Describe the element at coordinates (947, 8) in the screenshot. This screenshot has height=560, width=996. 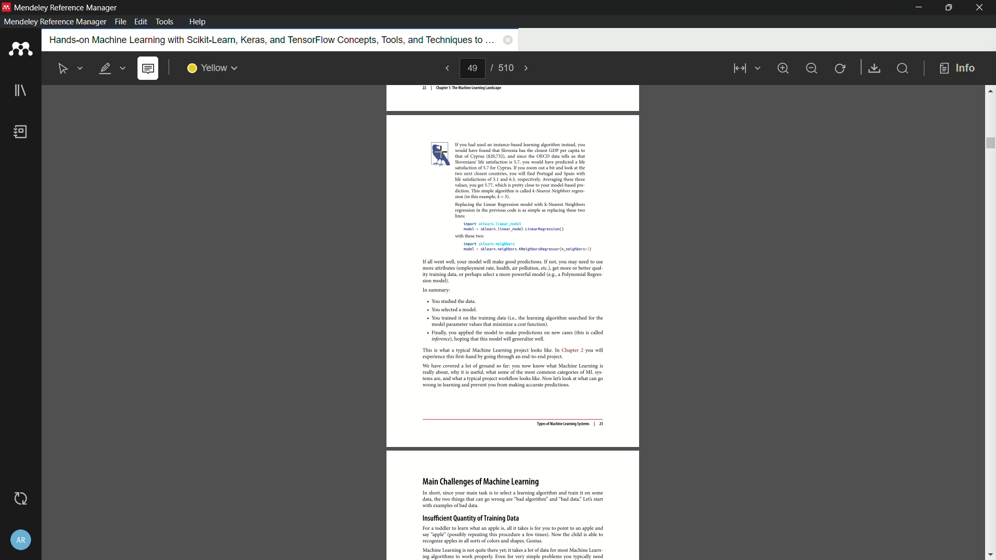
I see `maximize` at that location.